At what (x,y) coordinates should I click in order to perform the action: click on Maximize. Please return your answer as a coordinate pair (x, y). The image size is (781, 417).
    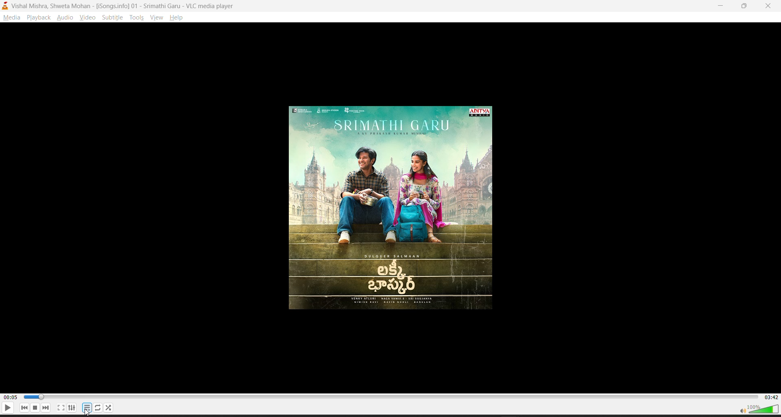
    Looking at the image, I should click on (744, 6).